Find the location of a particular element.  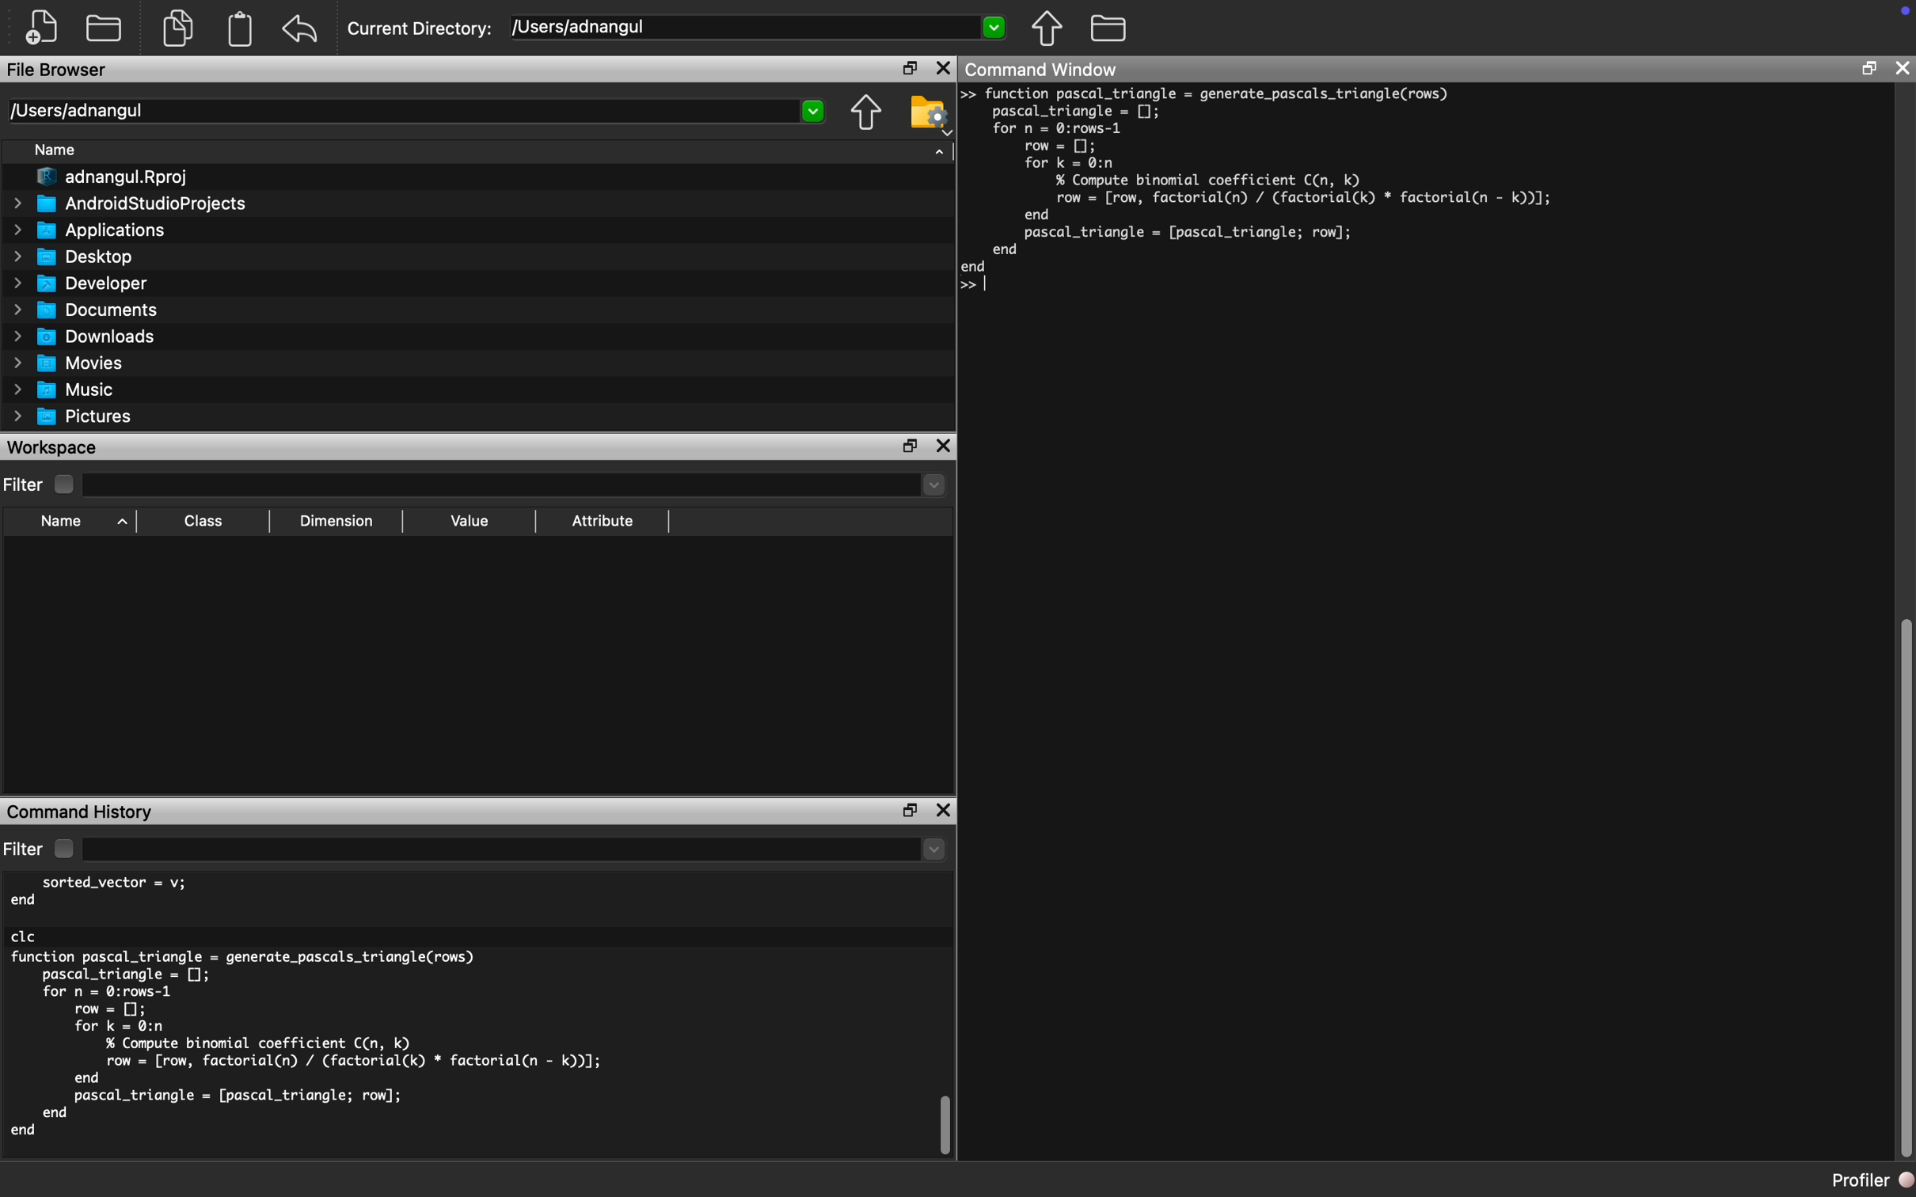

Copy is located at coordinates (178, 26).